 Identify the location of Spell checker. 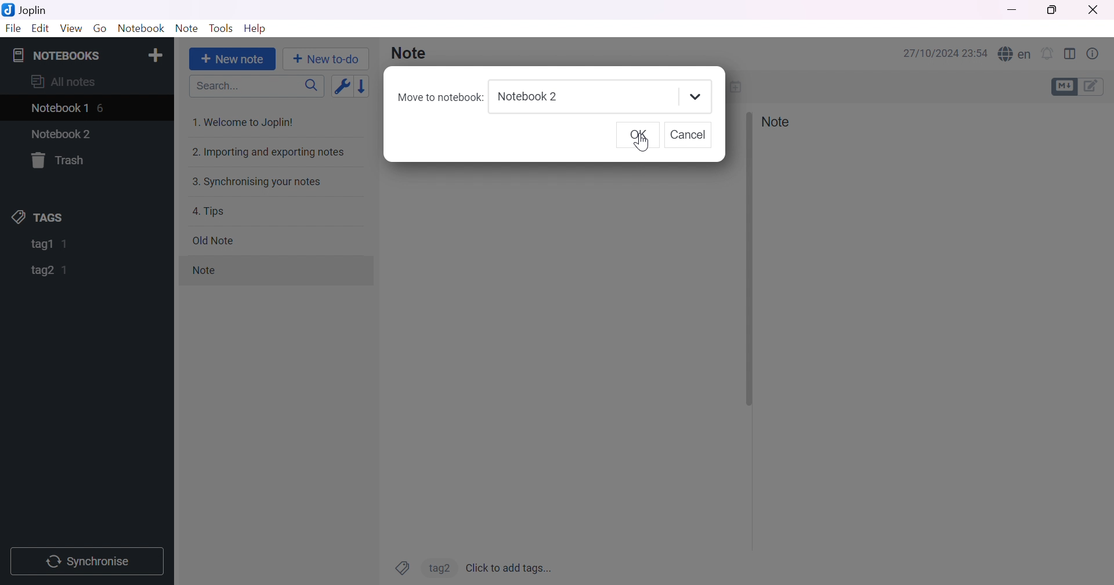
(1015, 52).